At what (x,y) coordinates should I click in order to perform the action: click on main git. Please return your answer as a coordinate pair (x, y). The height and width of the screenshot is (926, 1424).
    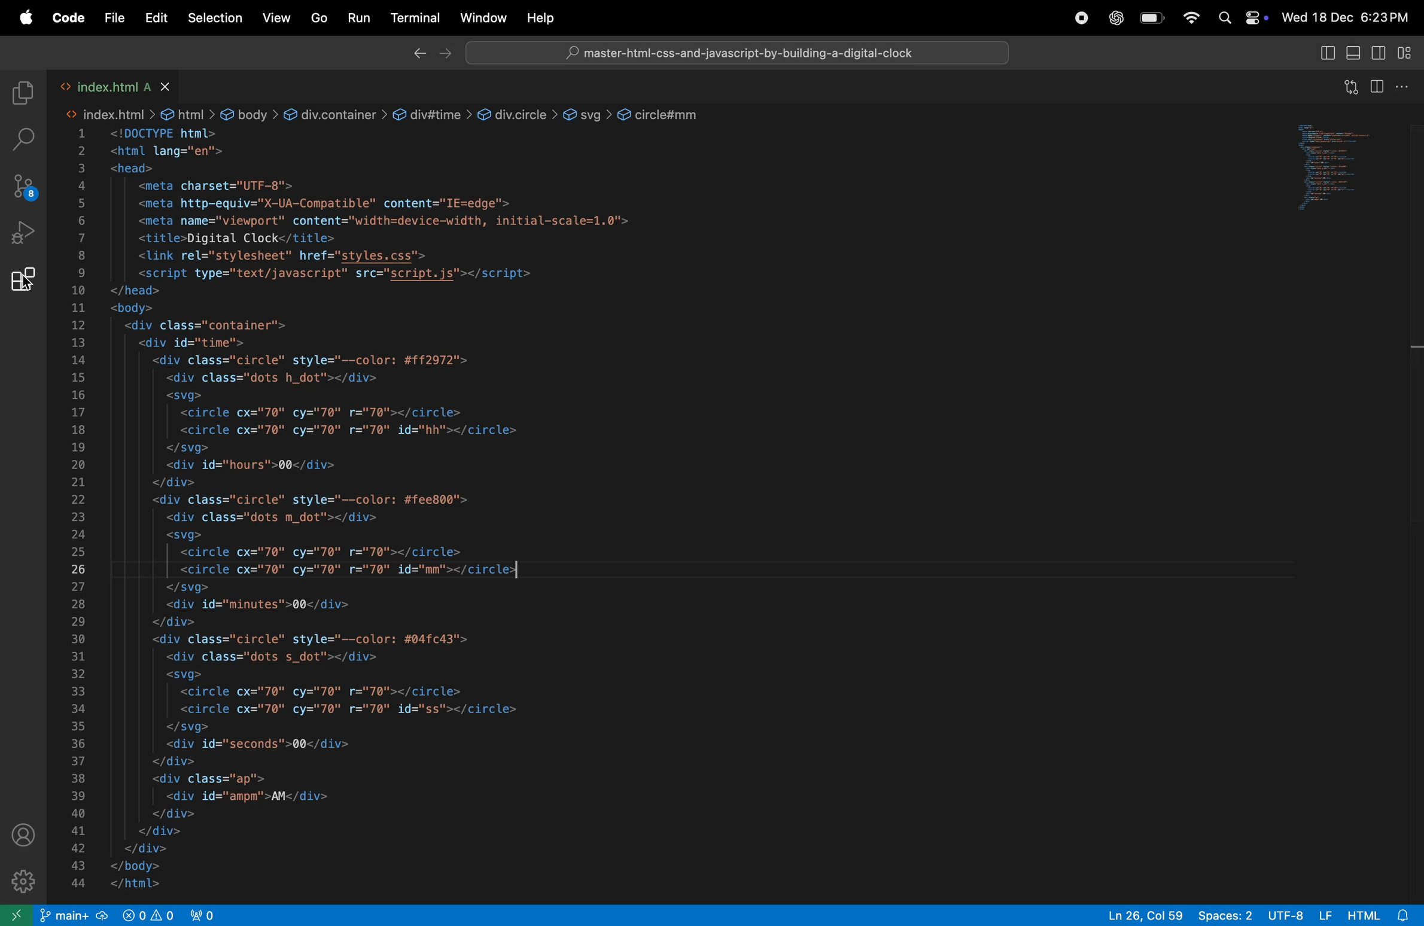
    Looking at the image, I should click on (74, 916).